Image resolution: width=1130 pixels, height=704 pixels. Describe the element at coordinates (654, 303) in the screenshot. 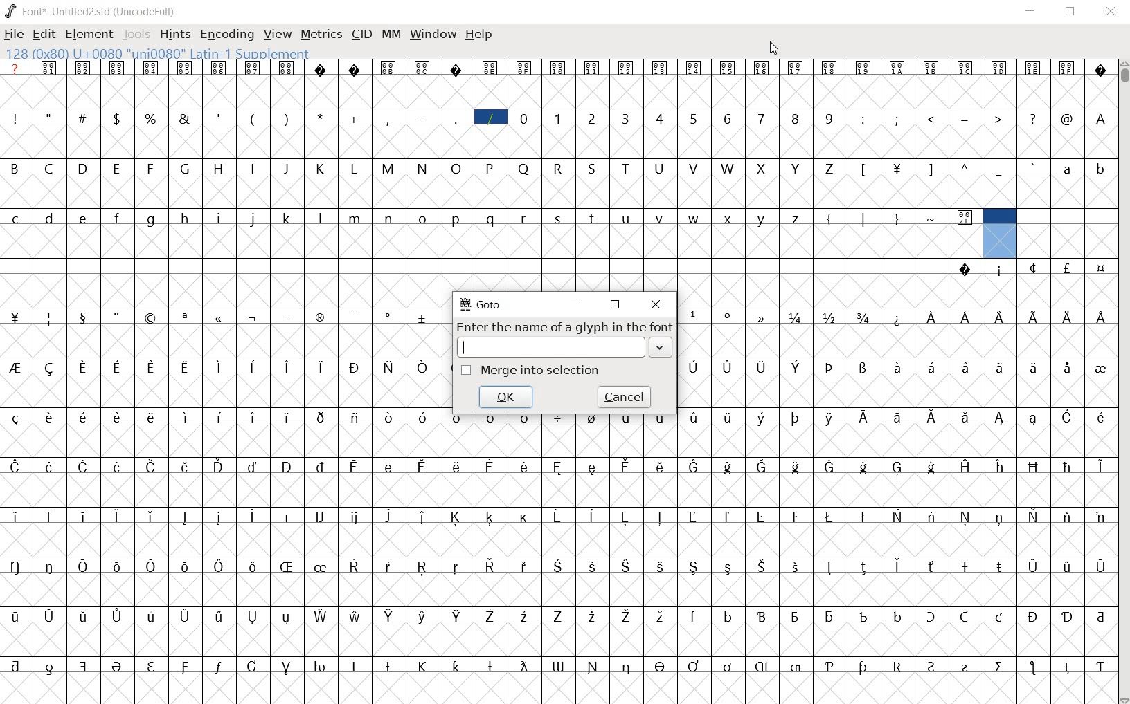

I see `close` at that location.